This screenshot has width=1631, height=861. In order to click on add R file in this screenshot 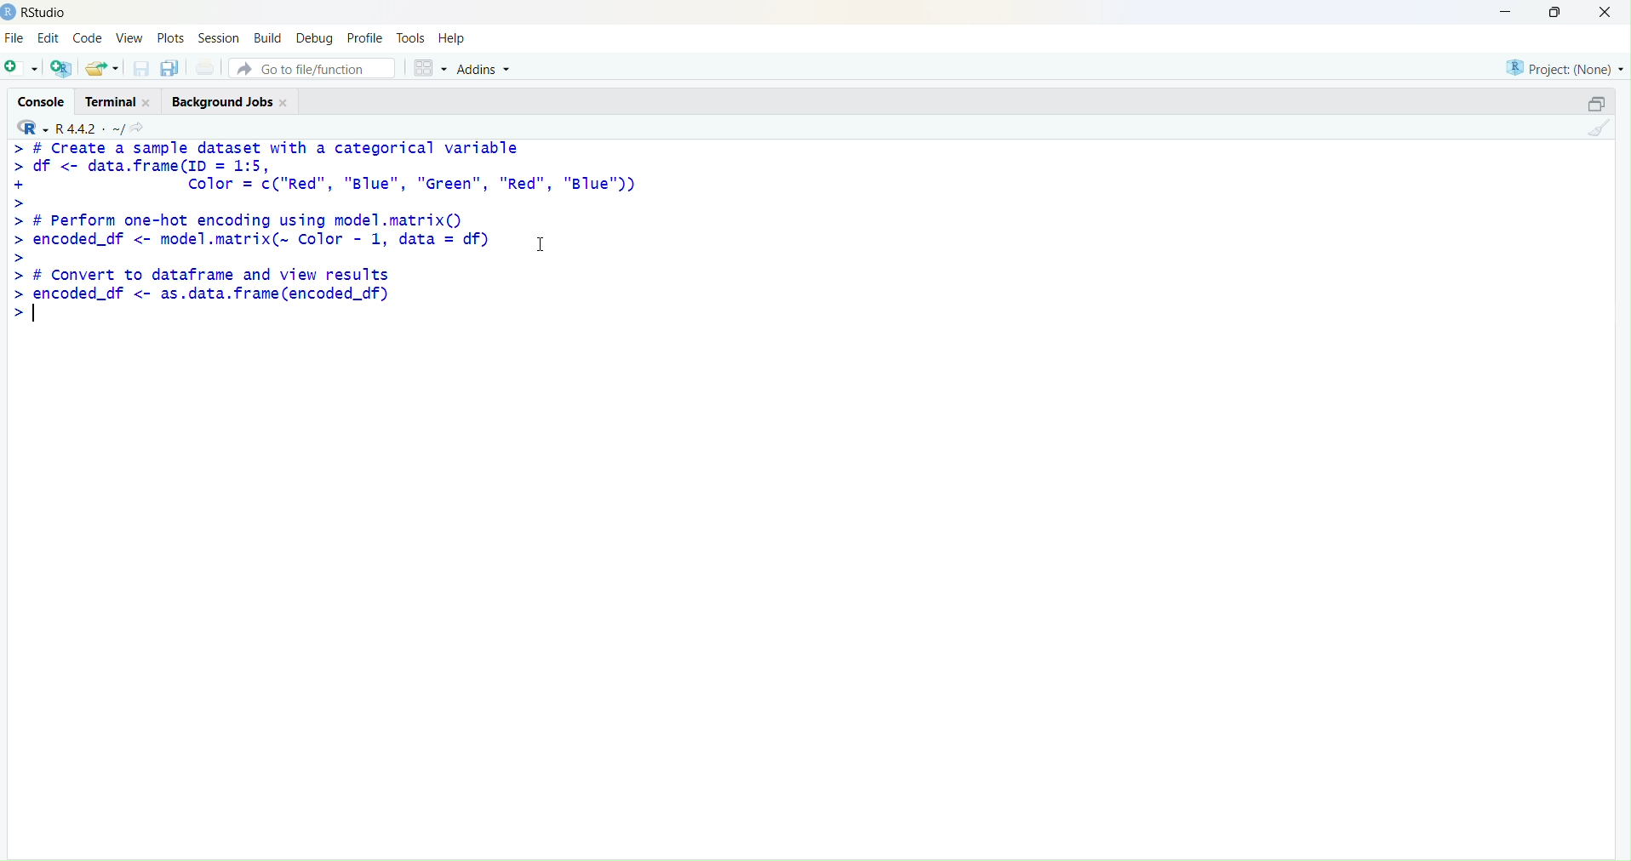, I will do `click(61, 68)`.